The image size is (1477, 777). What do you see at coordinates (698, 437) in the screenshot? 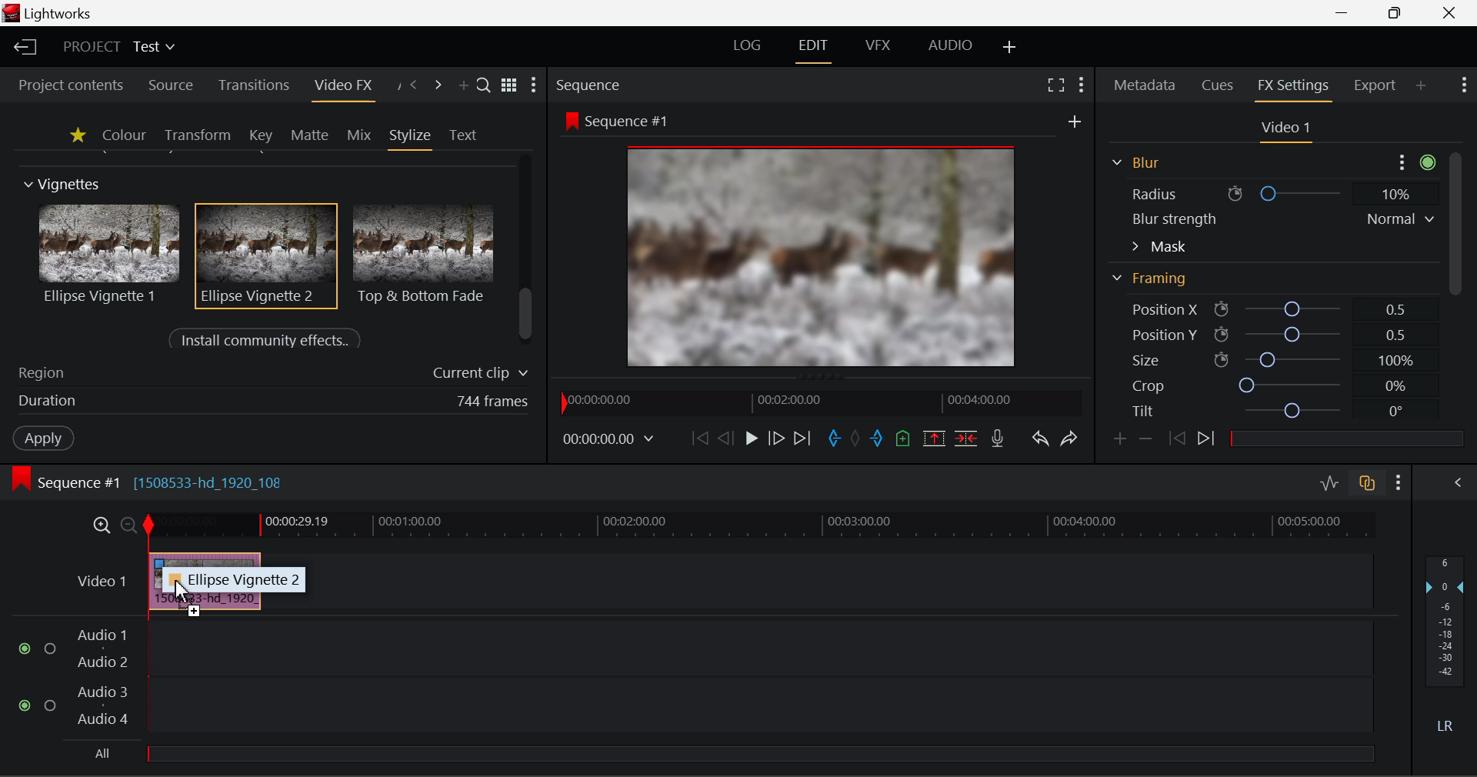
I see `To Start` at bounding box center [698, 437].